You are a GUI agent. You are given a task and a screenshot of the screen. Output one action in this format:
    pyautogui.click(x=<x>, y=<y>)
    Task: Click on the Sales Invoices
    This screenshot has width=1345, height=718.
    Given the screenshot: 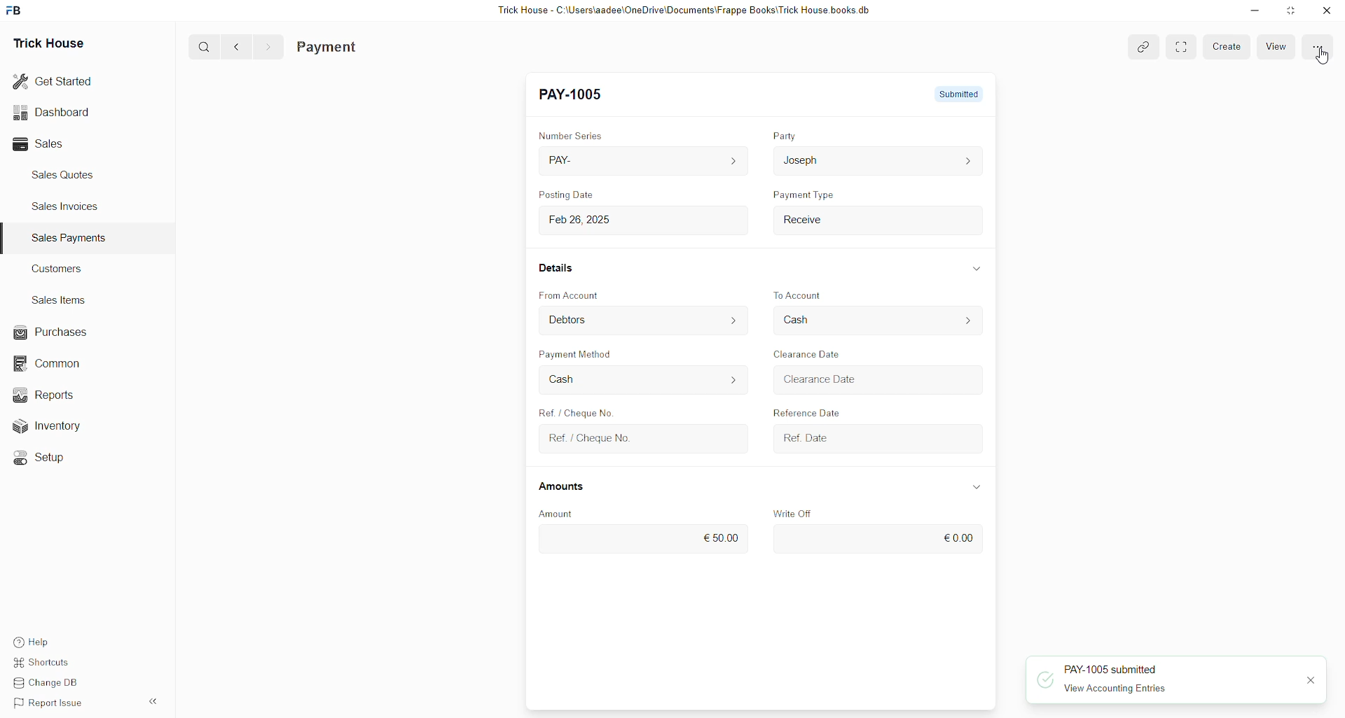 What is the action you would take?
    pyautogui.click(x=69, y=206)
    